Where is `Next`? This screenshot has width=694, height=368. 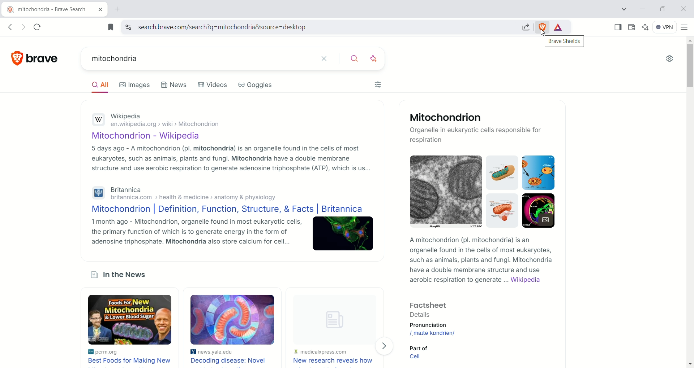
Next is located at coordinates (385, 346).